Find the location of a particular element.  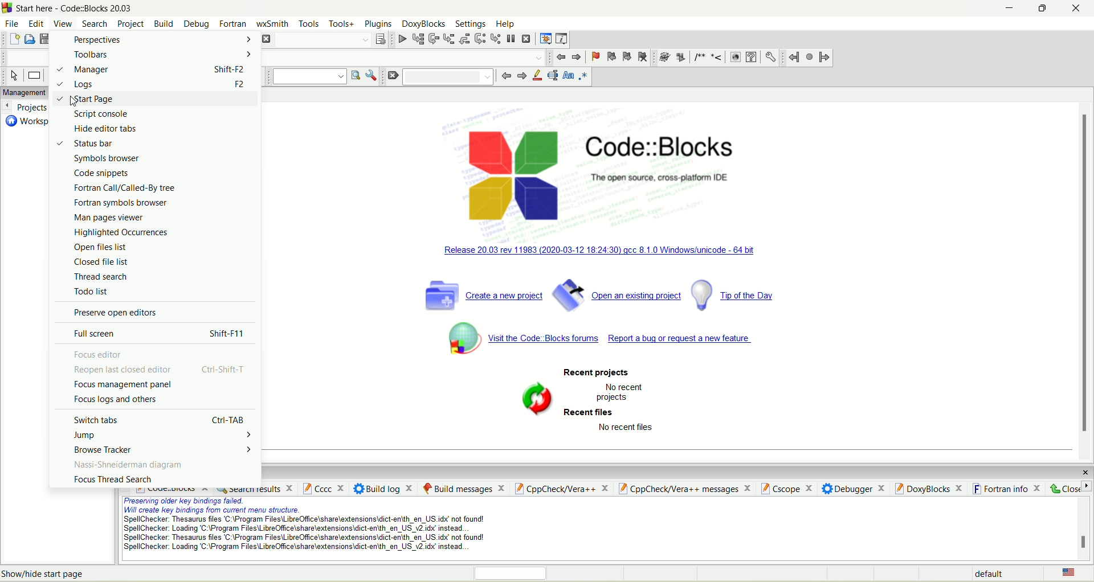

nassi-shneiderman diagram is located at coordinates (128, 465).